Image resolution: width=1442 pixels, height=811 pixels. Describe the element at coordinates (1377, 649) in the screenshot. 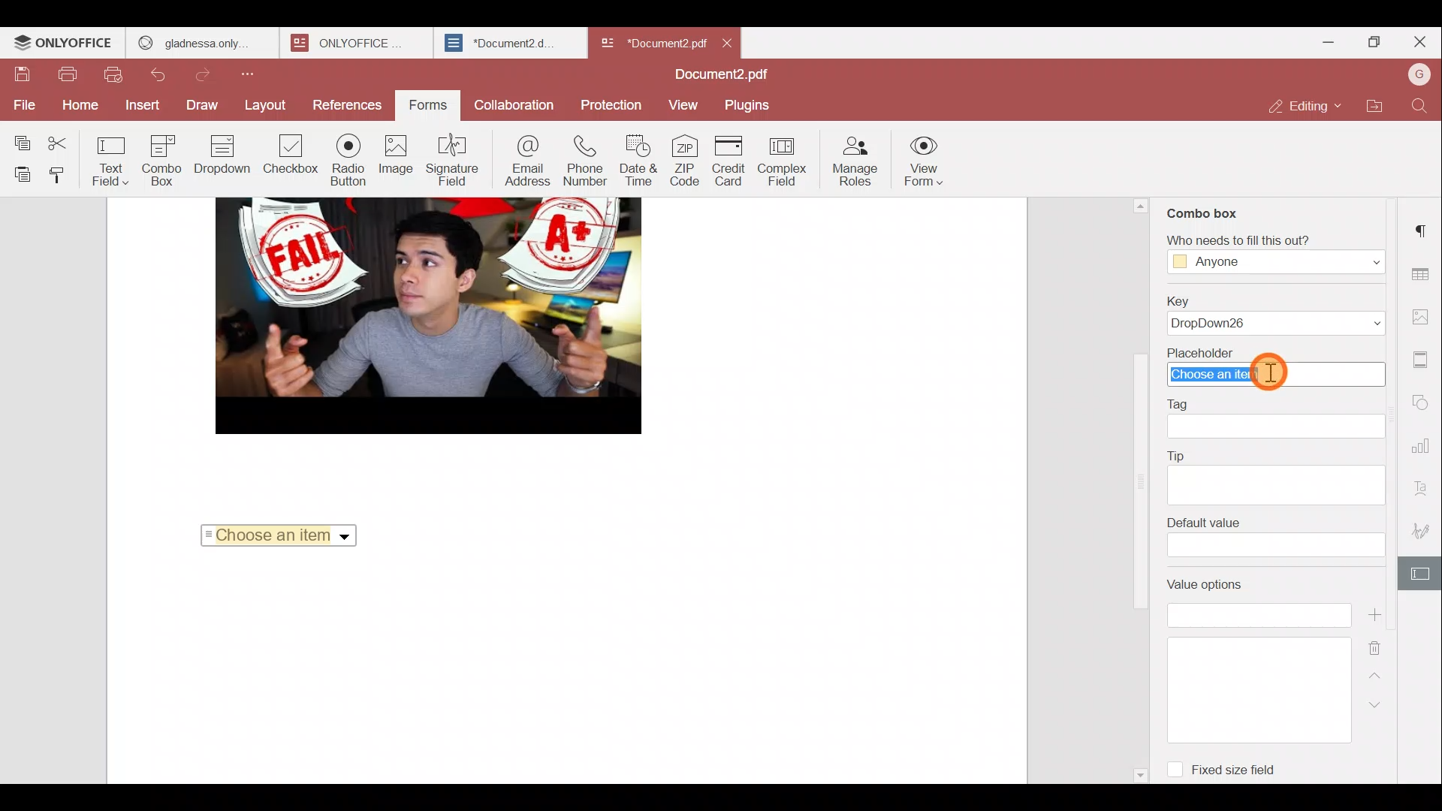

I see `Remove value` at that location.